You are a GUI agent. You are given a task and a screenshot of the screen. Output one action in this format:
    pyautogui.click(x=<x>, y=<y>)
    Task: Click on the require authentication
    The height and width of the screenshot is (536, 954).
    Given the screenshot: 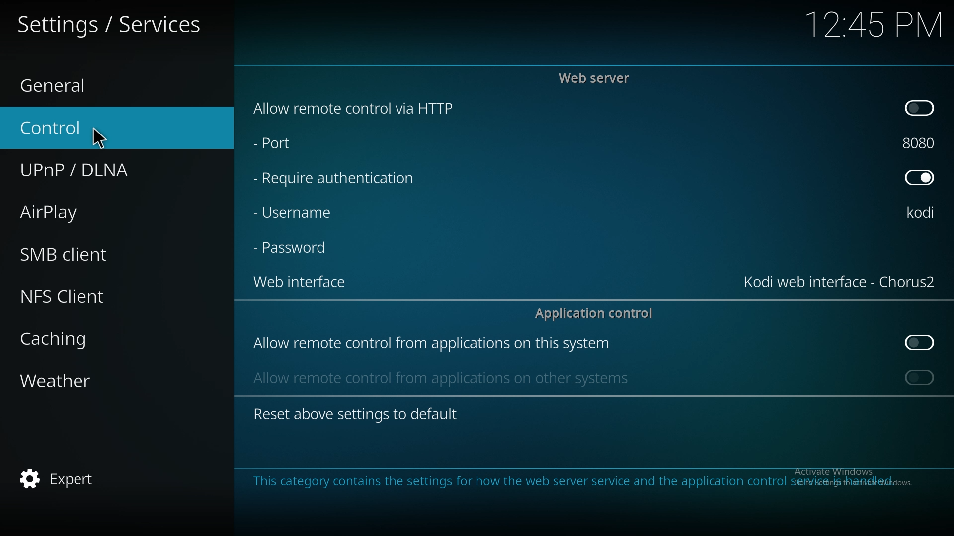 What is the action you would take?
    pyautogui.click(x=335, y=179)
    